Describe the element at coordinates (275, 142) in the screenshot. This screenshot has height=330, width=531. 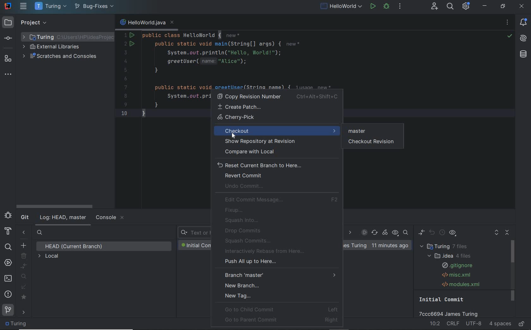
I see `show repository at revision` at that location.